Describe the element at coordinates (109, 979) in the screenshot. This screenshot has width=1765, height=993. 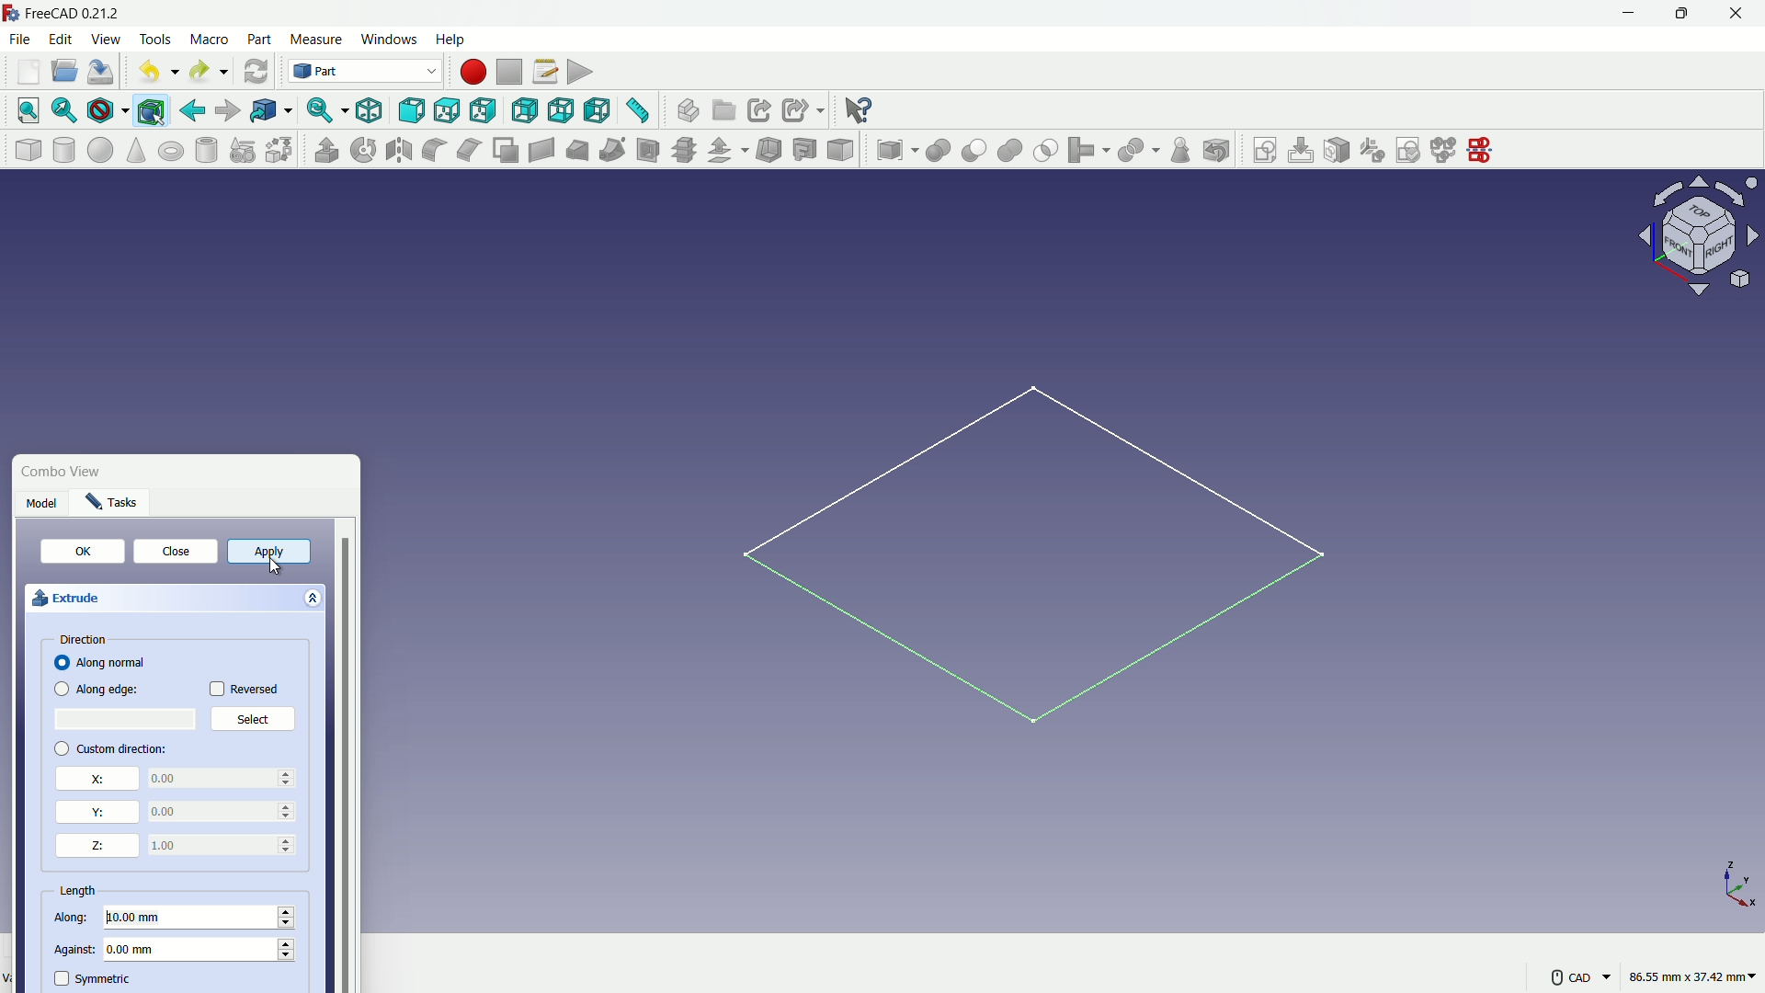
I see `symmetric` at that location.